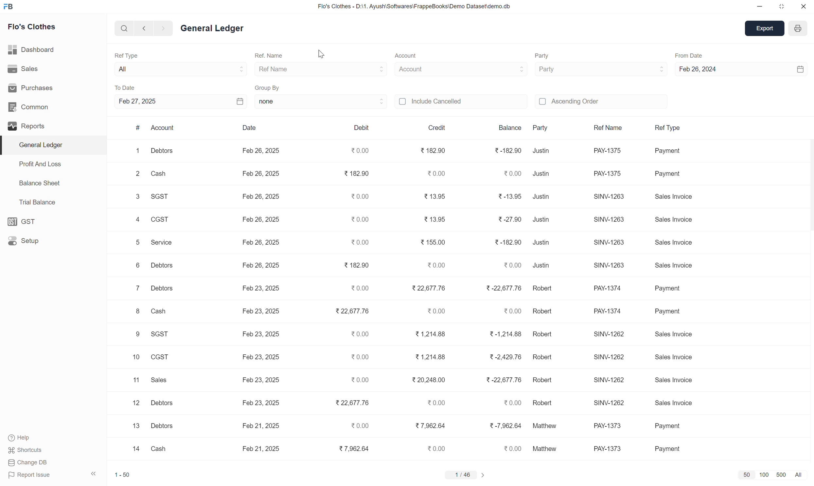 Image resolution: width=814 pixels, height=486 pixels. What do you see at coordinates (667, 175) in the screenshot?
I see `payment` at bounding box center [667, 175].